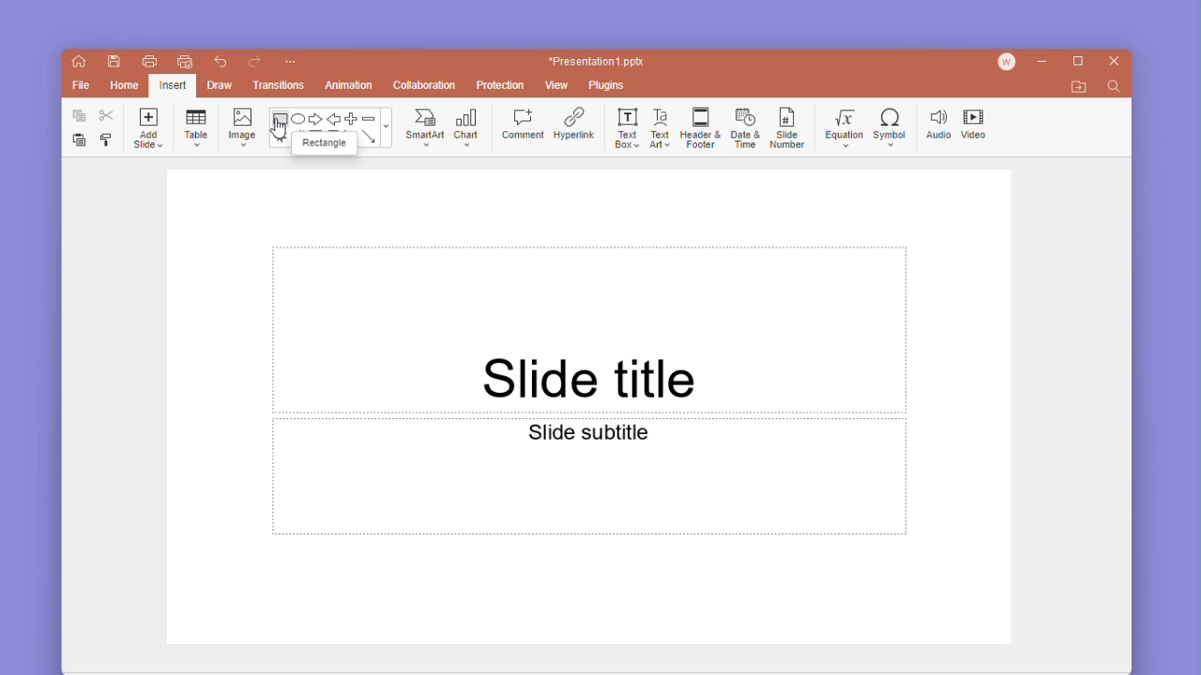 Image resolution: width=1201 pixels, height=675 pixels. Describe the element at coordinates (589, 477) in the screenshot. I see `slide subtitle text` at that location.